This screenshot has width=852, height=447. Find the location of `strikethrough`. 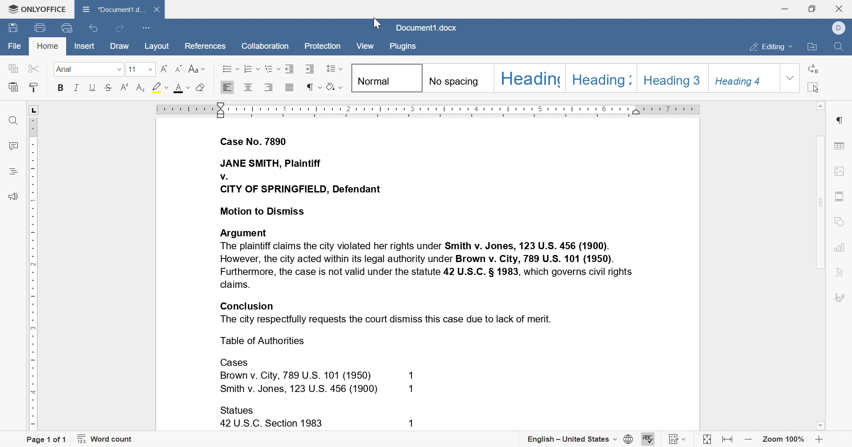

strikethrough is located at coordinates (126, 88).